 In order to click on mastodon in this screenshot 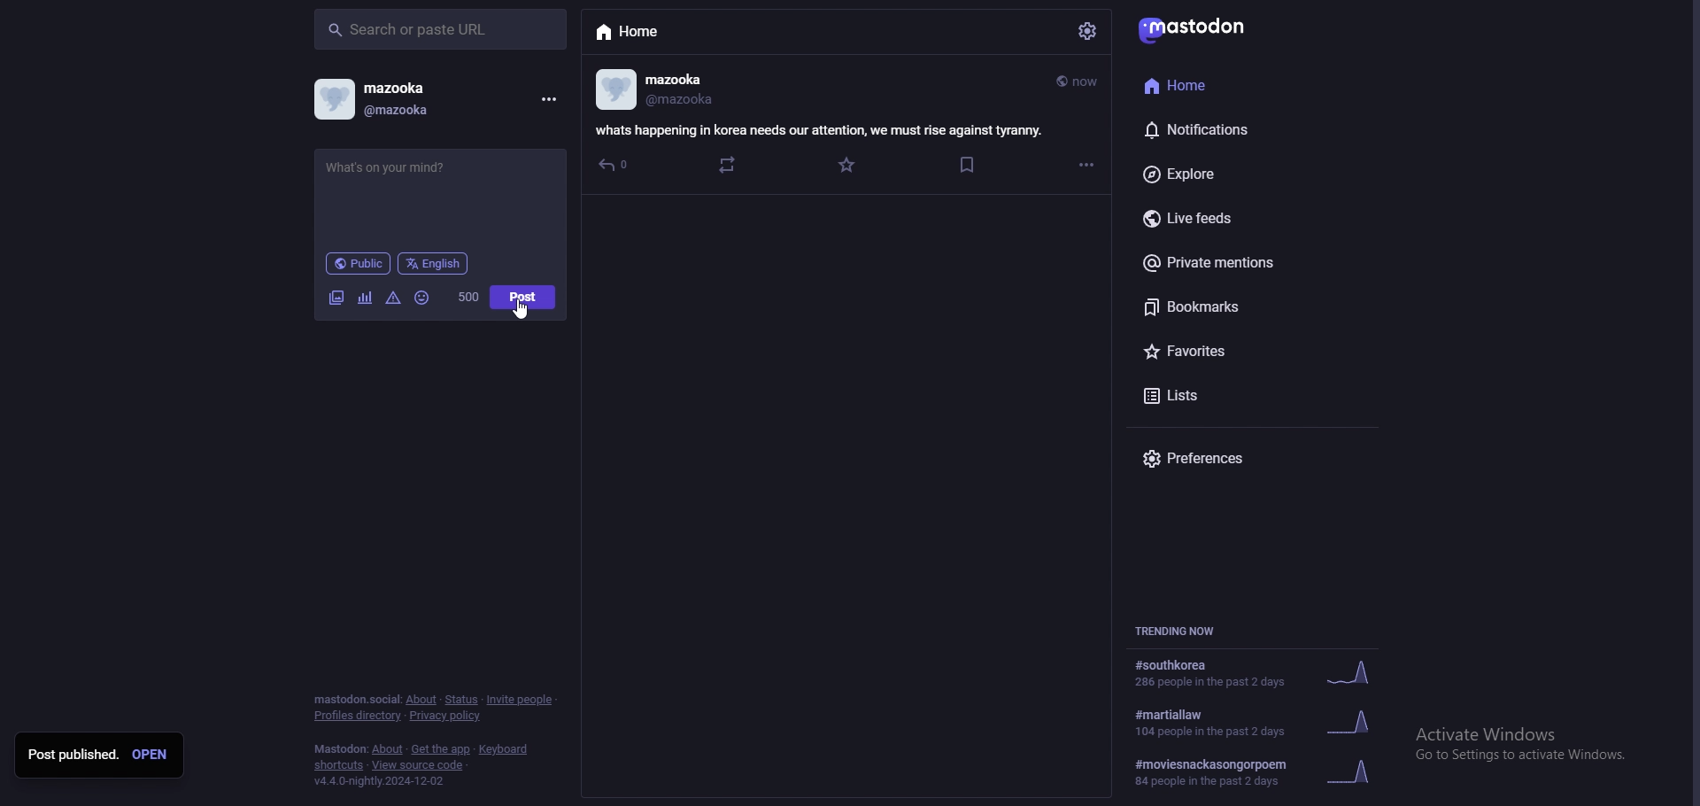, I will do `click(338, 749)`.